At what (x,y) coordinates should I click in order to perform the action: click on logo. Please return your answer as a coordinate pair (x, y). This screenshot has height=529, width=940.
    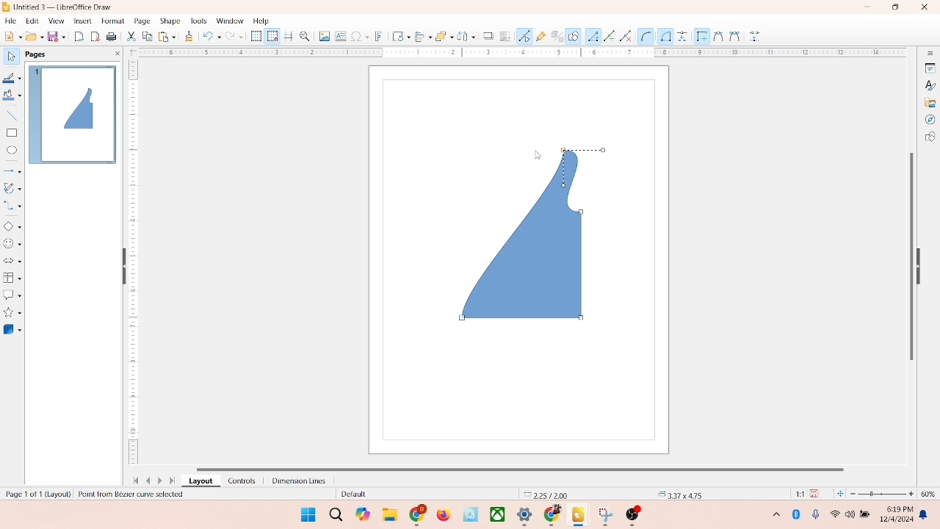
    Looking at the image, I should click on (7, 7).